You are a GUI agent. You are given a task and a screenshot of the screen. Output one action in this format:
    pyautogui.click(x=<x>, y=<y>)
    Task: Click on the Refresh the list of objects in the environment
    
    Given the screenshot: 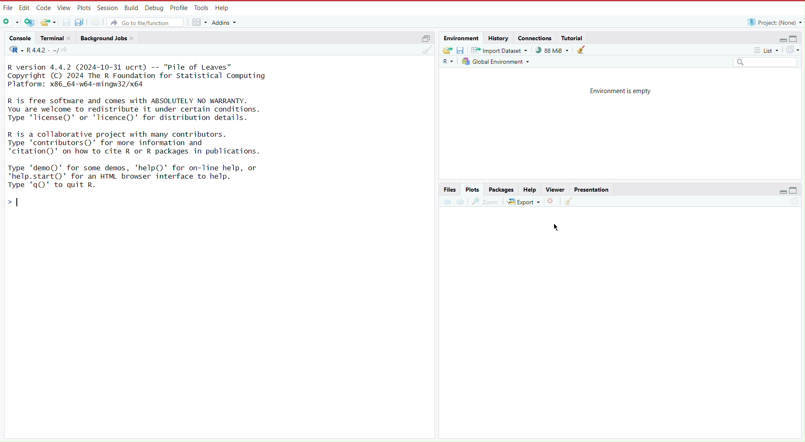 What is the action you would take?
    pyautogui.click(x=792, y=51)
    